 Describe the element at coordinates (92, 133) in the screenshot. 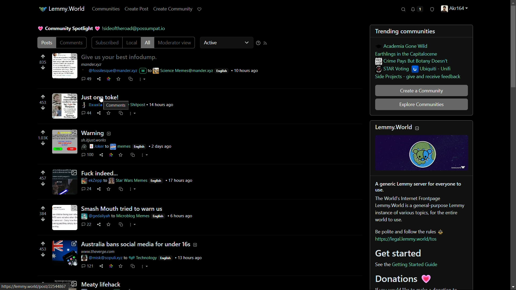

I see `Warning` at that location.